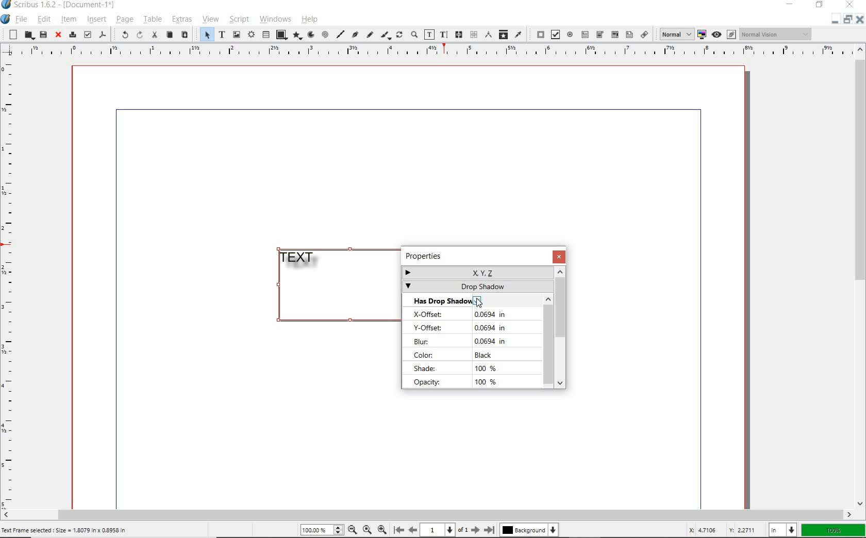 The height and width of the screenshot is (538, 866). What do you see at coordinates (325, 34) in the screenshot?
I see `spiral` at bounding box center [325, 34].